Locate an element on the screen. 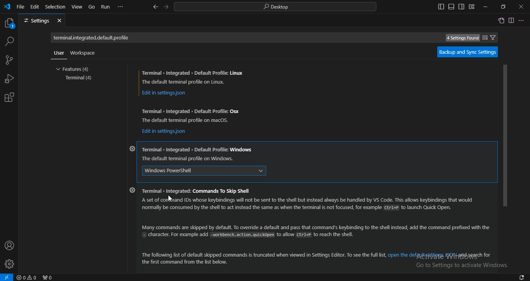  source control is located at coordinates (9, 61).